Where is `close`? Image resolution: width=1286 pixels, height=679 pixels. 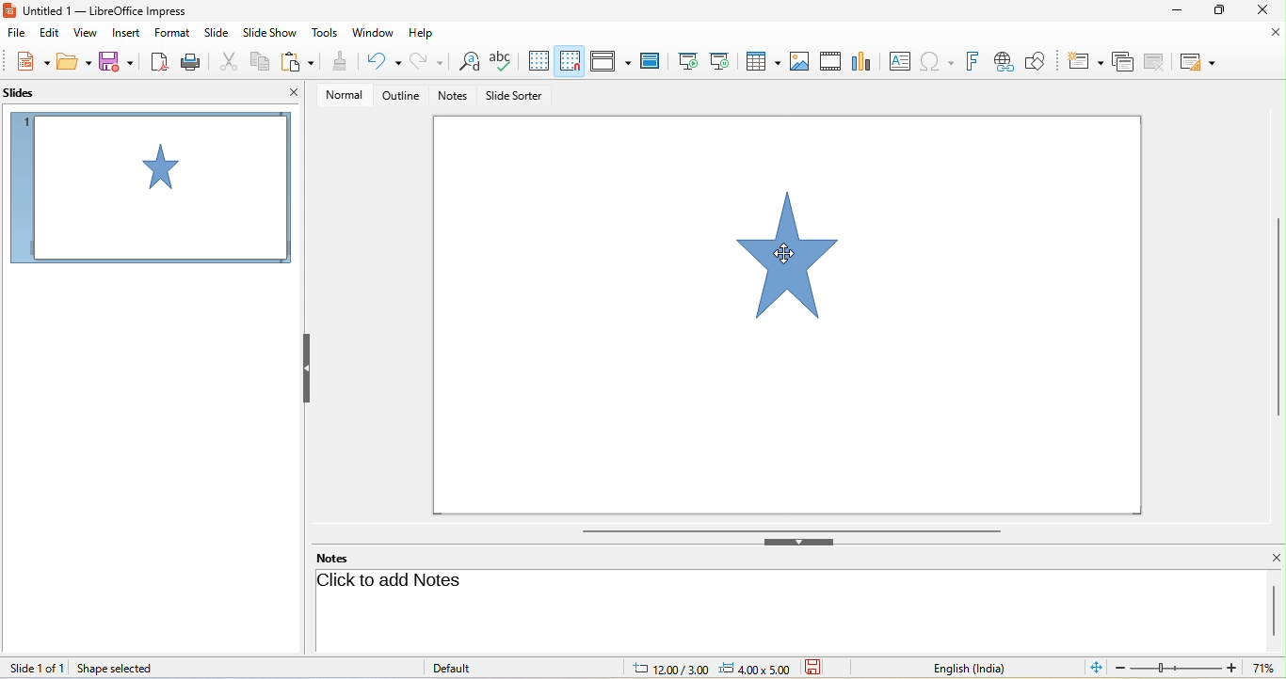 close is located at coordinates (1266, 558).